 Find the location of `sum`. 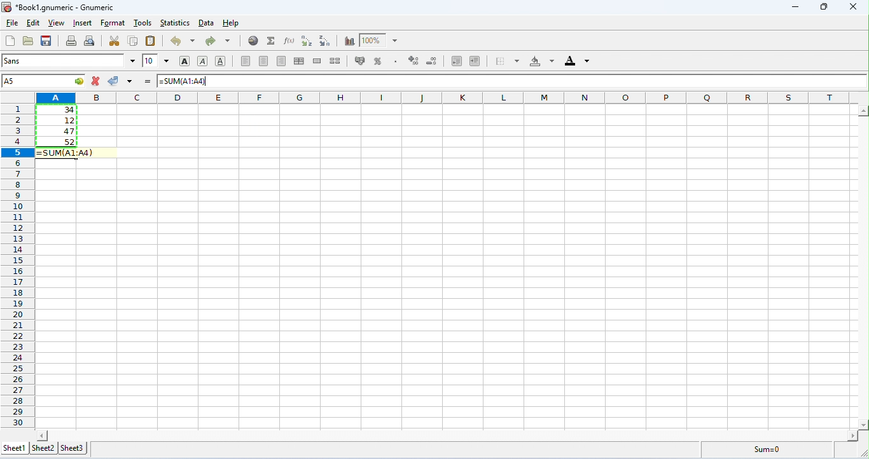

sum is located at coordinates (272, 41).